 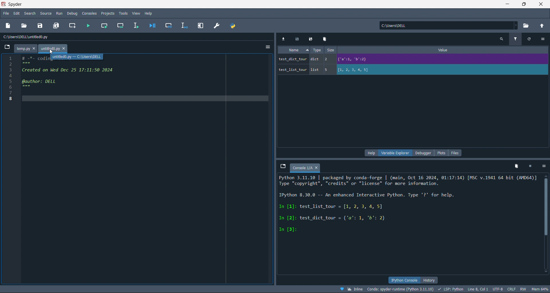 What do you see at coordinates (435, 280) in the screenshot?
I see `history pane options` at bounding box center [435, 280].